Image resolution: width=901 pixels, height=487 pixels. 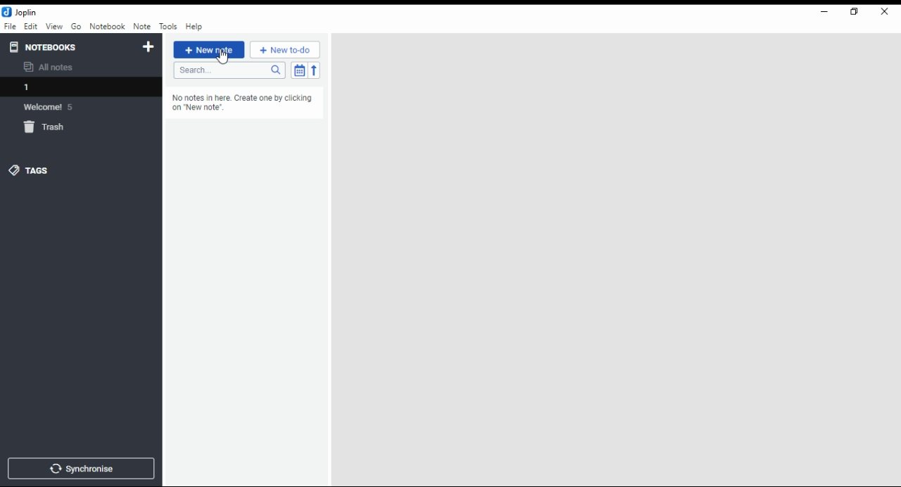 What do you see at coordinates (10, 26) in the screenshot?
I see `file` at bounding box center [10, 26].